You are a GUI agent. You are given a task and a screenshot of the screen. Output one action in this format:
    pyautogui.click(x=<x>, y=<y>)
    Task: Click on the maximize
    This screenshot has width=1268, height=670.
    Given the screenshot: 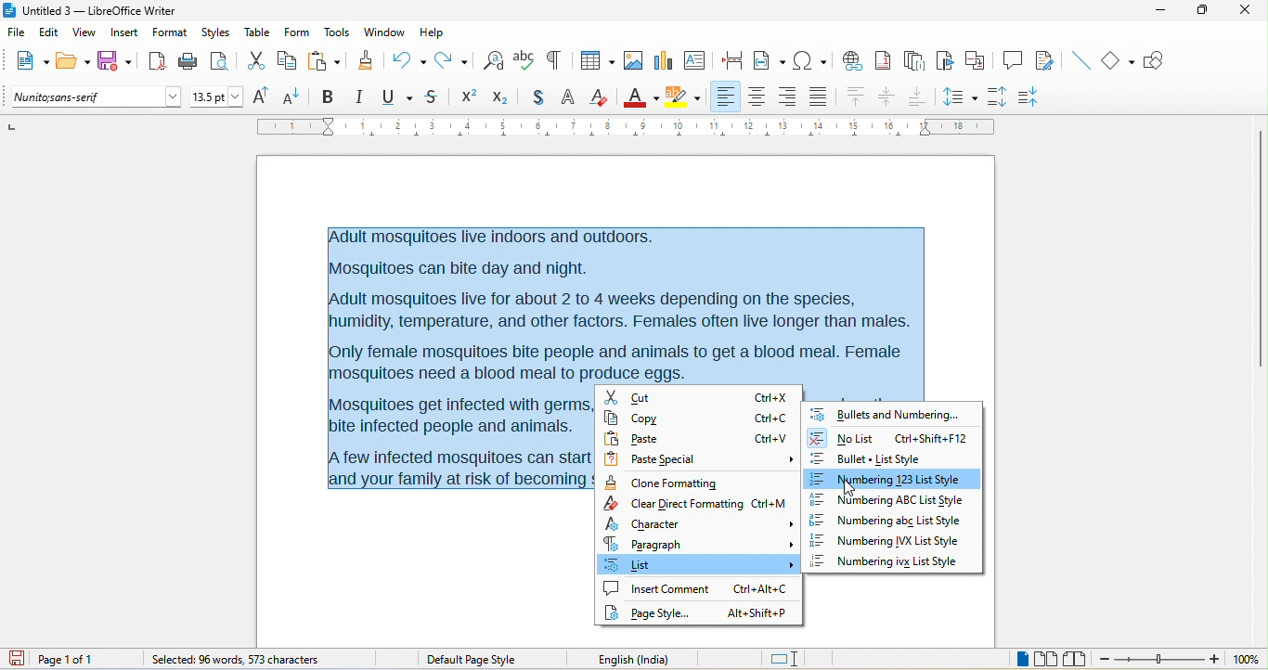 What is the action you would take?
    pyautogui.click(x=1205, y=14)
    